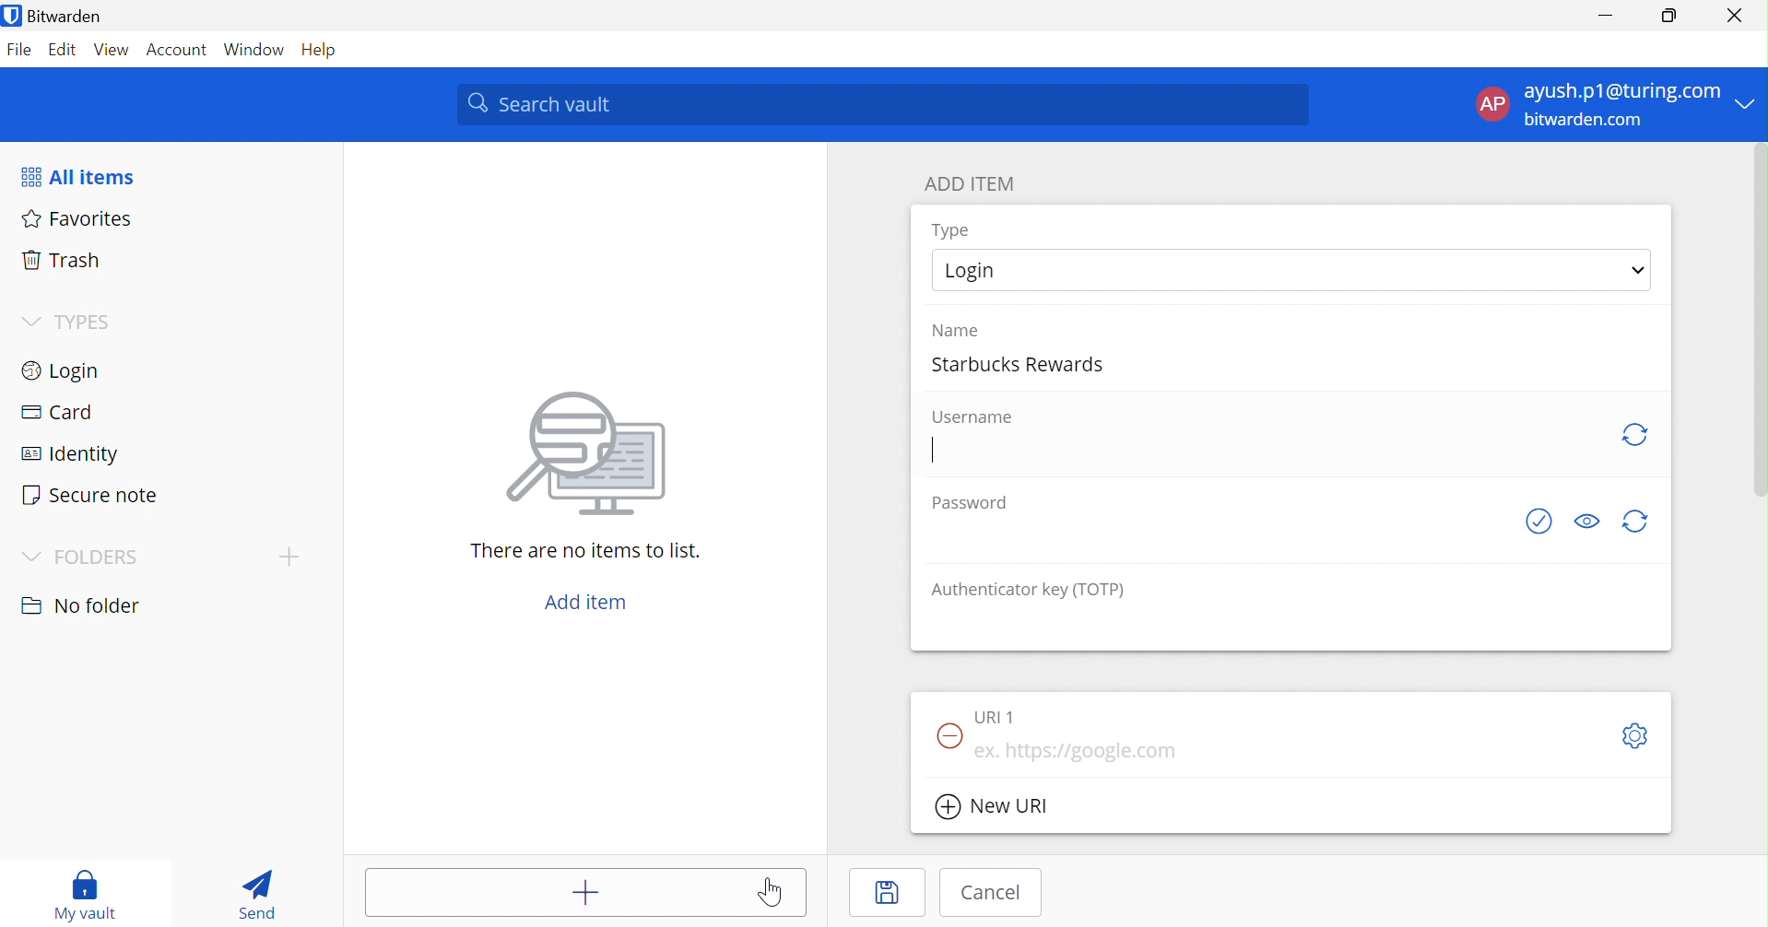 The height and width of the screenshot is (927, 1768). Describe the element at coordinates (977, 417) in the screenshot. I see `Username` at that location.